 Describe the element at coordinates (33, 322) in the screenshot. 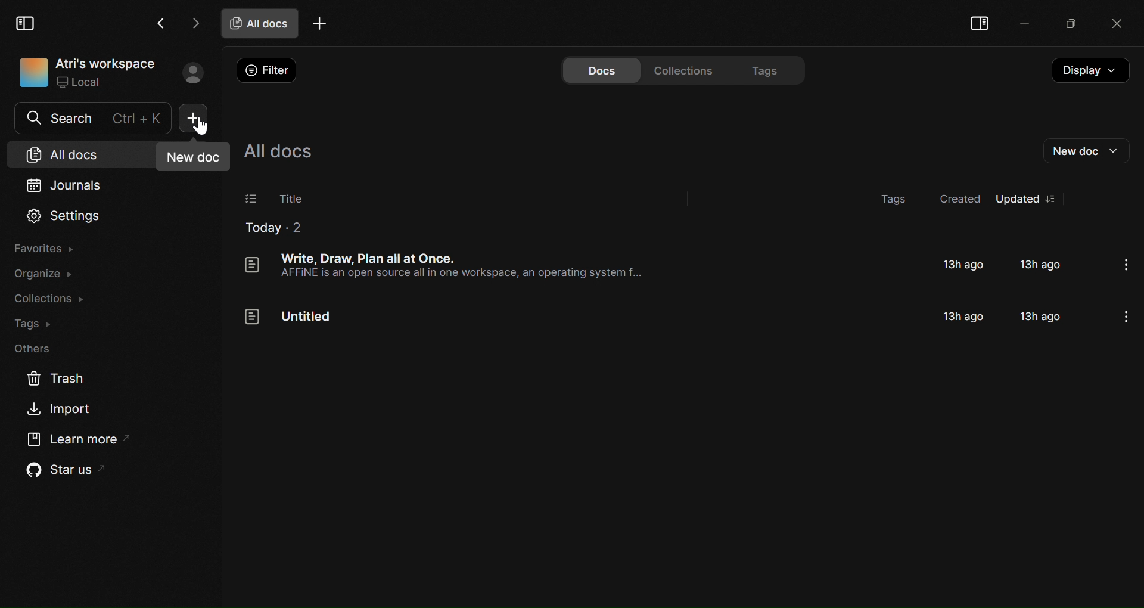

I see `Tags` at that location.